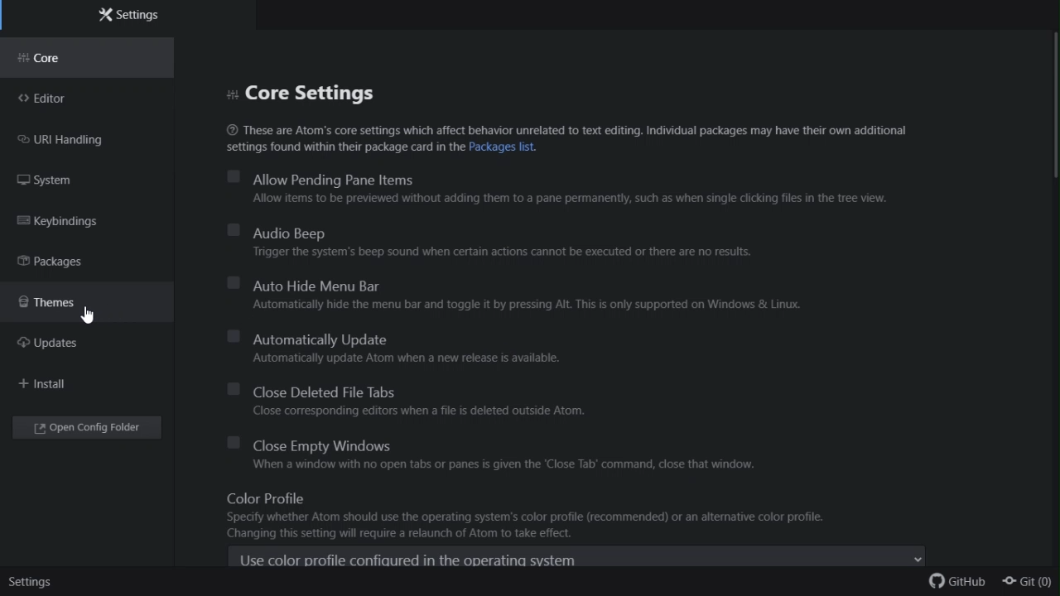 The height and width of the screenshot is (596, 1060). I want to click on Settings, so click(145, 14).